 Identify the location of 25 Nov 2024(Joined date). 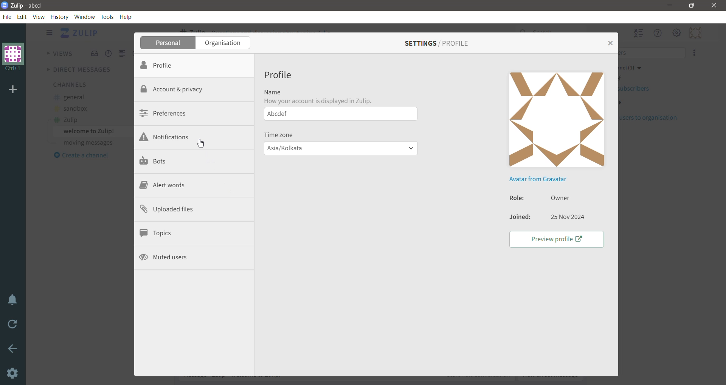
(568, 218).